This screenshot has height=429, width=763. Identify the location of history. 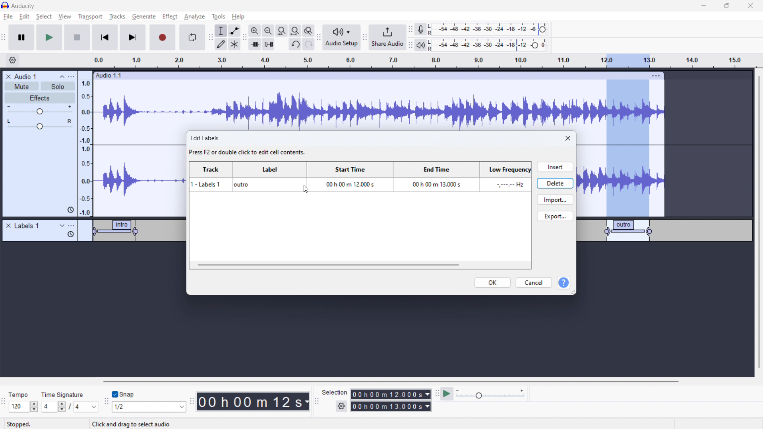
(70, 234).